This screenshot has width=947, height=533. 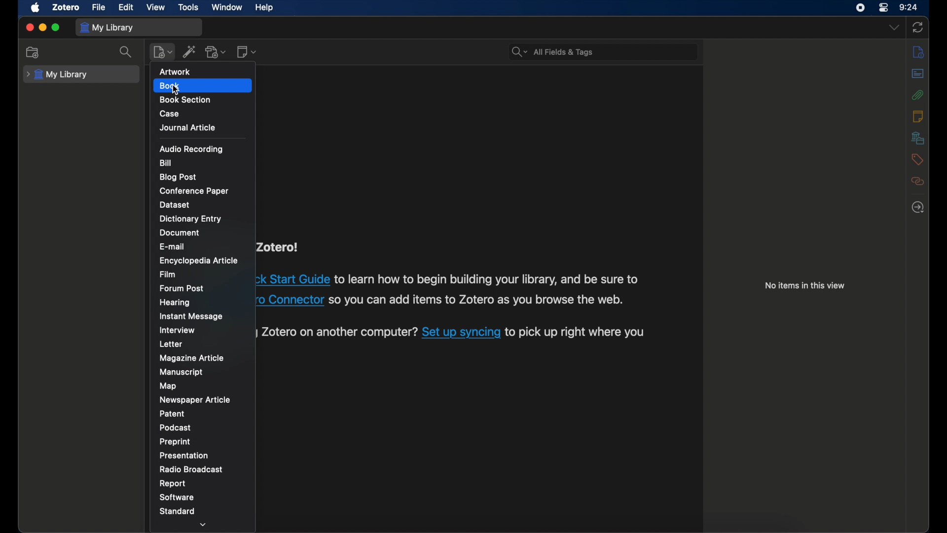 I want to click on film, so click(x=169, y=274).